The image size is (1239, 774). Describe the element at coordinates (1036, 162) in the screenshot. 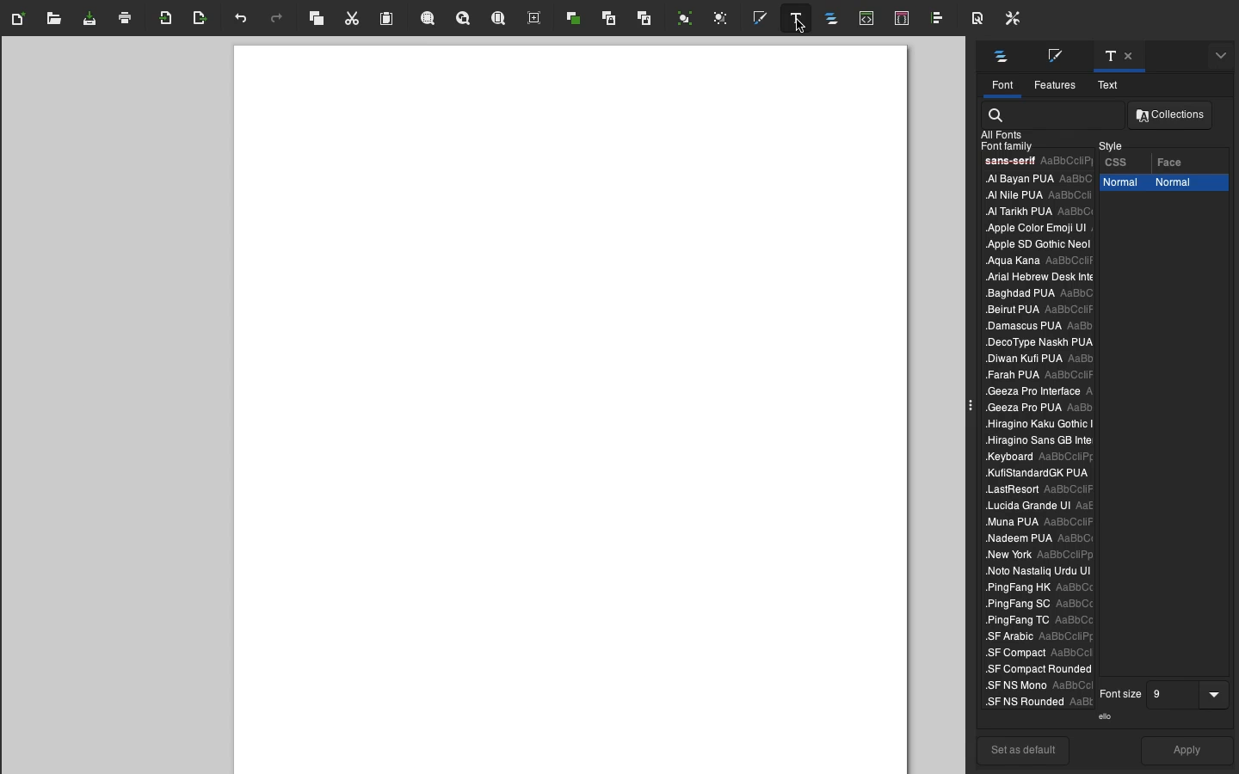

I see `sans-serif` at that location.